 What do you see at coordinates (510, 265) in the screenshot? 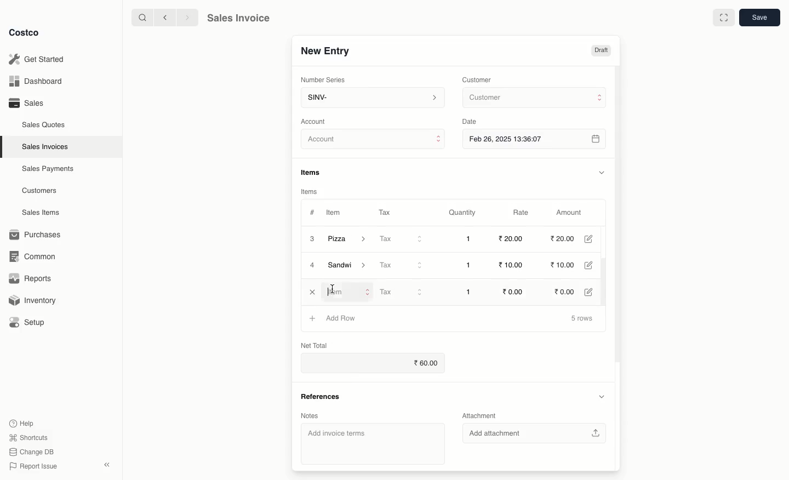
I see `10.00` at bounding box center [510, 265].